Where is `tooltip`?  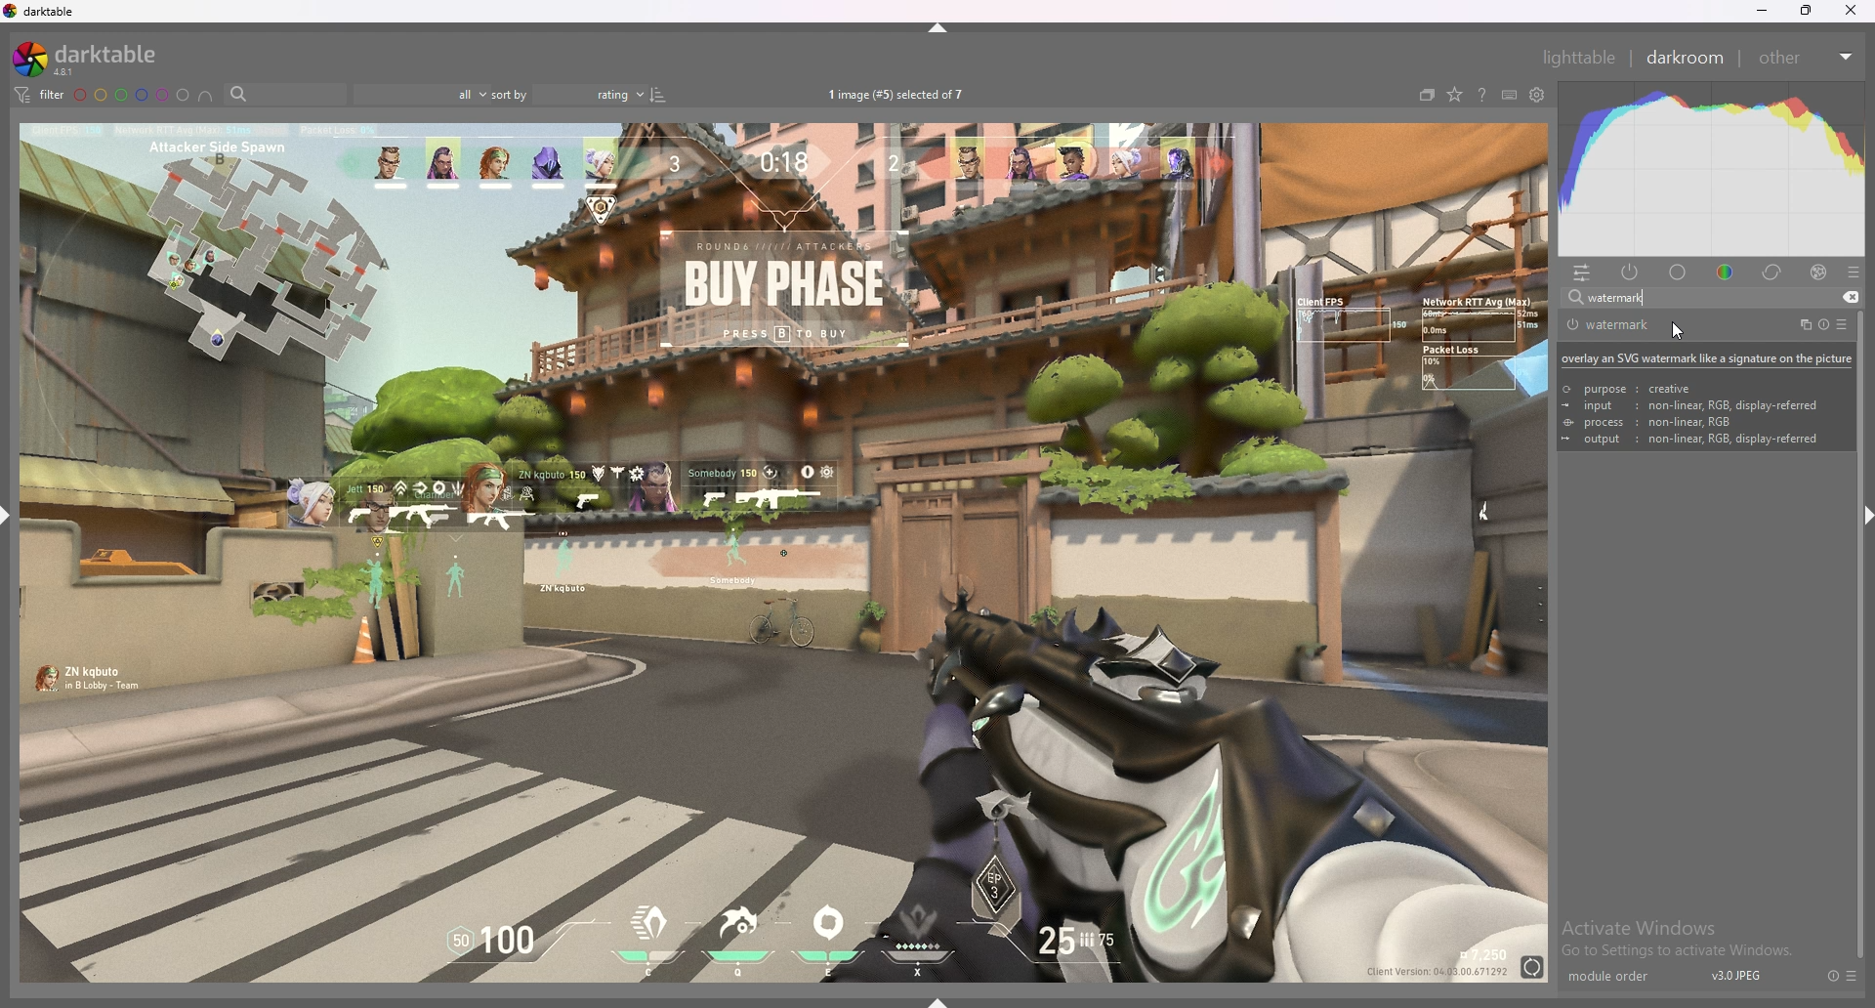 tooltip is located at coordinates (1705, 397).